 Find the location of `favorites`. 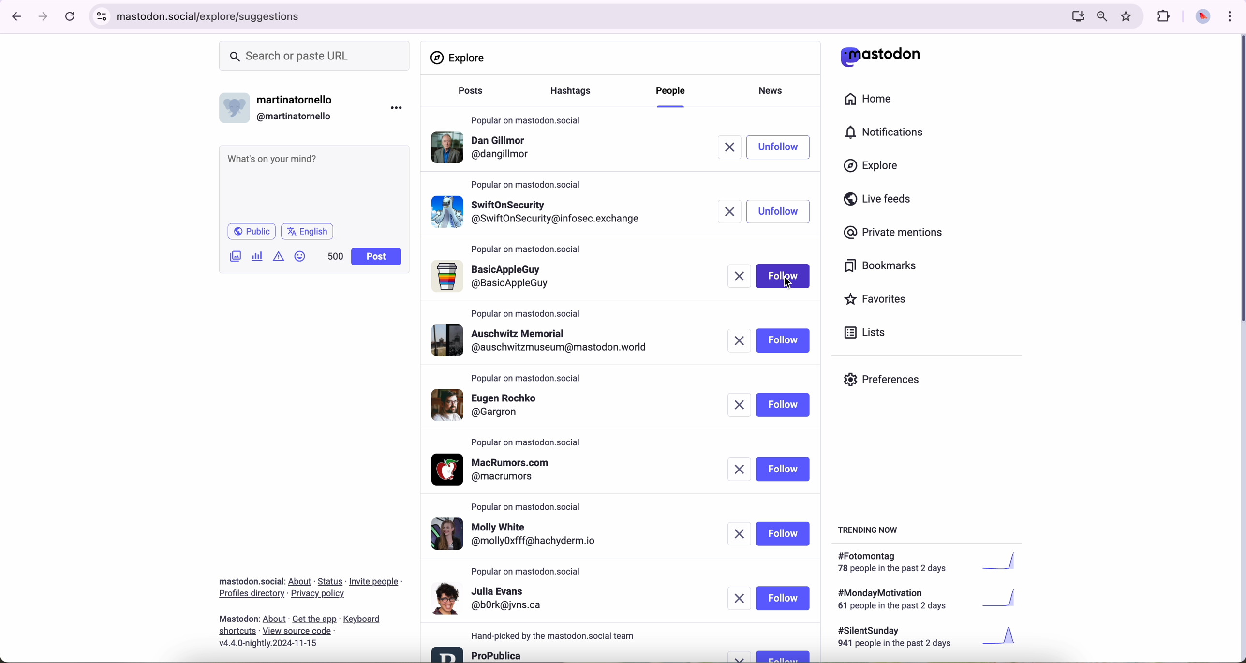

favorites is located at coordinates (1128, 16).